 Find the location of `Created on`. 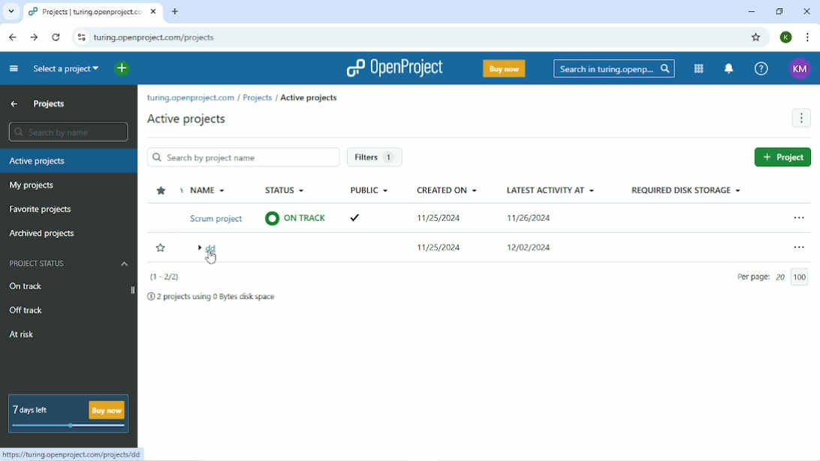

Created on is located at coordinates (449, 189).